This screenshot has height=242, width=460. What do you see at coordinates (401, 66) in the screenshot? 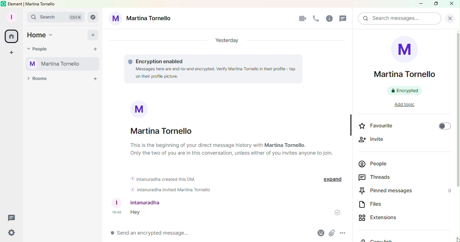
I see `Martina Tornello` at bounding box center [401, 66].